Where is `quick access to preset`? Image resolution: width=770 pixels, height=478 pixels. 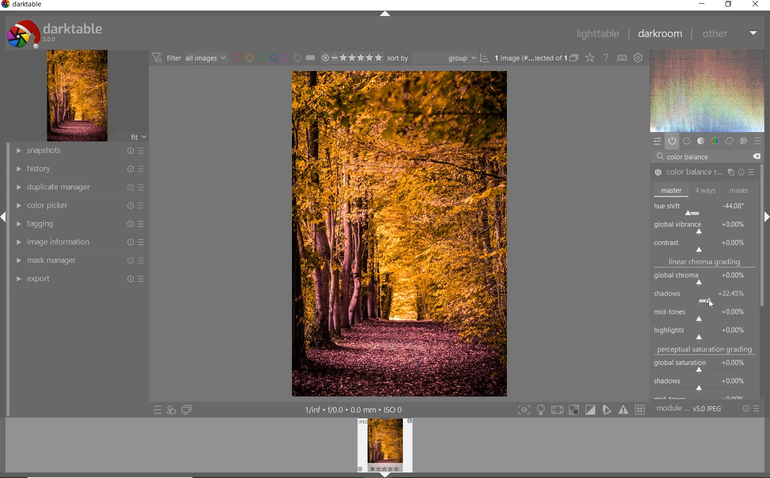
quick access to preset is located at coordinates (157, 409).